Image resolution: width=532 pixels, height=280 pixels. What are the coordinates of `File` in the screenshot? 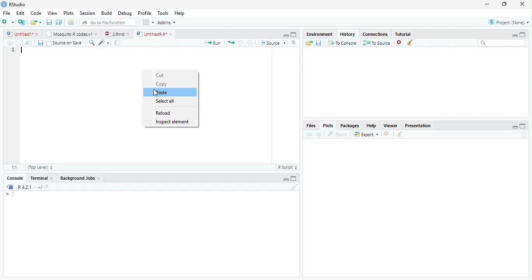 It's located at (7, 14).